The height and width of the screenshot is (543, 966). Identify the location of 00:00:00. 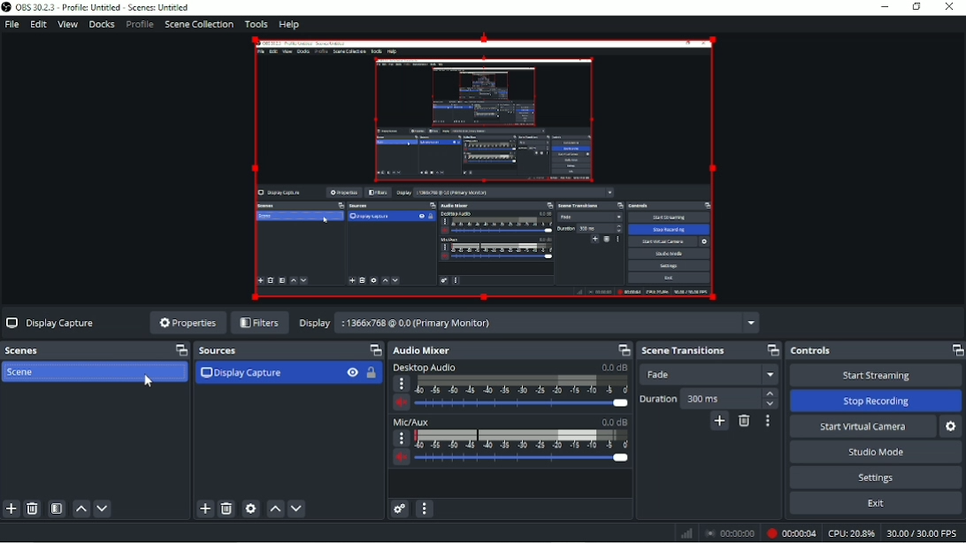
(730, 534).